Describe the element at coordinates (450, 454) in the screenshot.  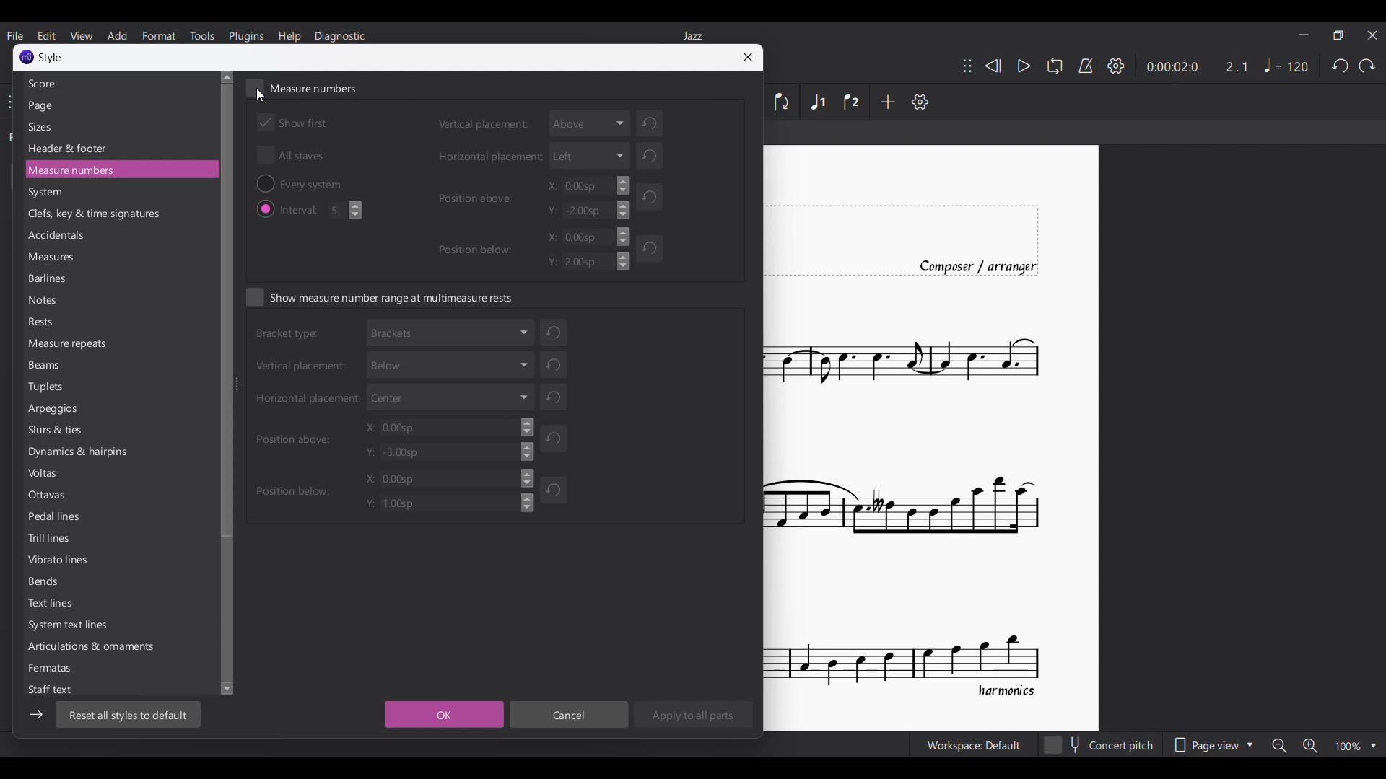
I see `y` at that location.